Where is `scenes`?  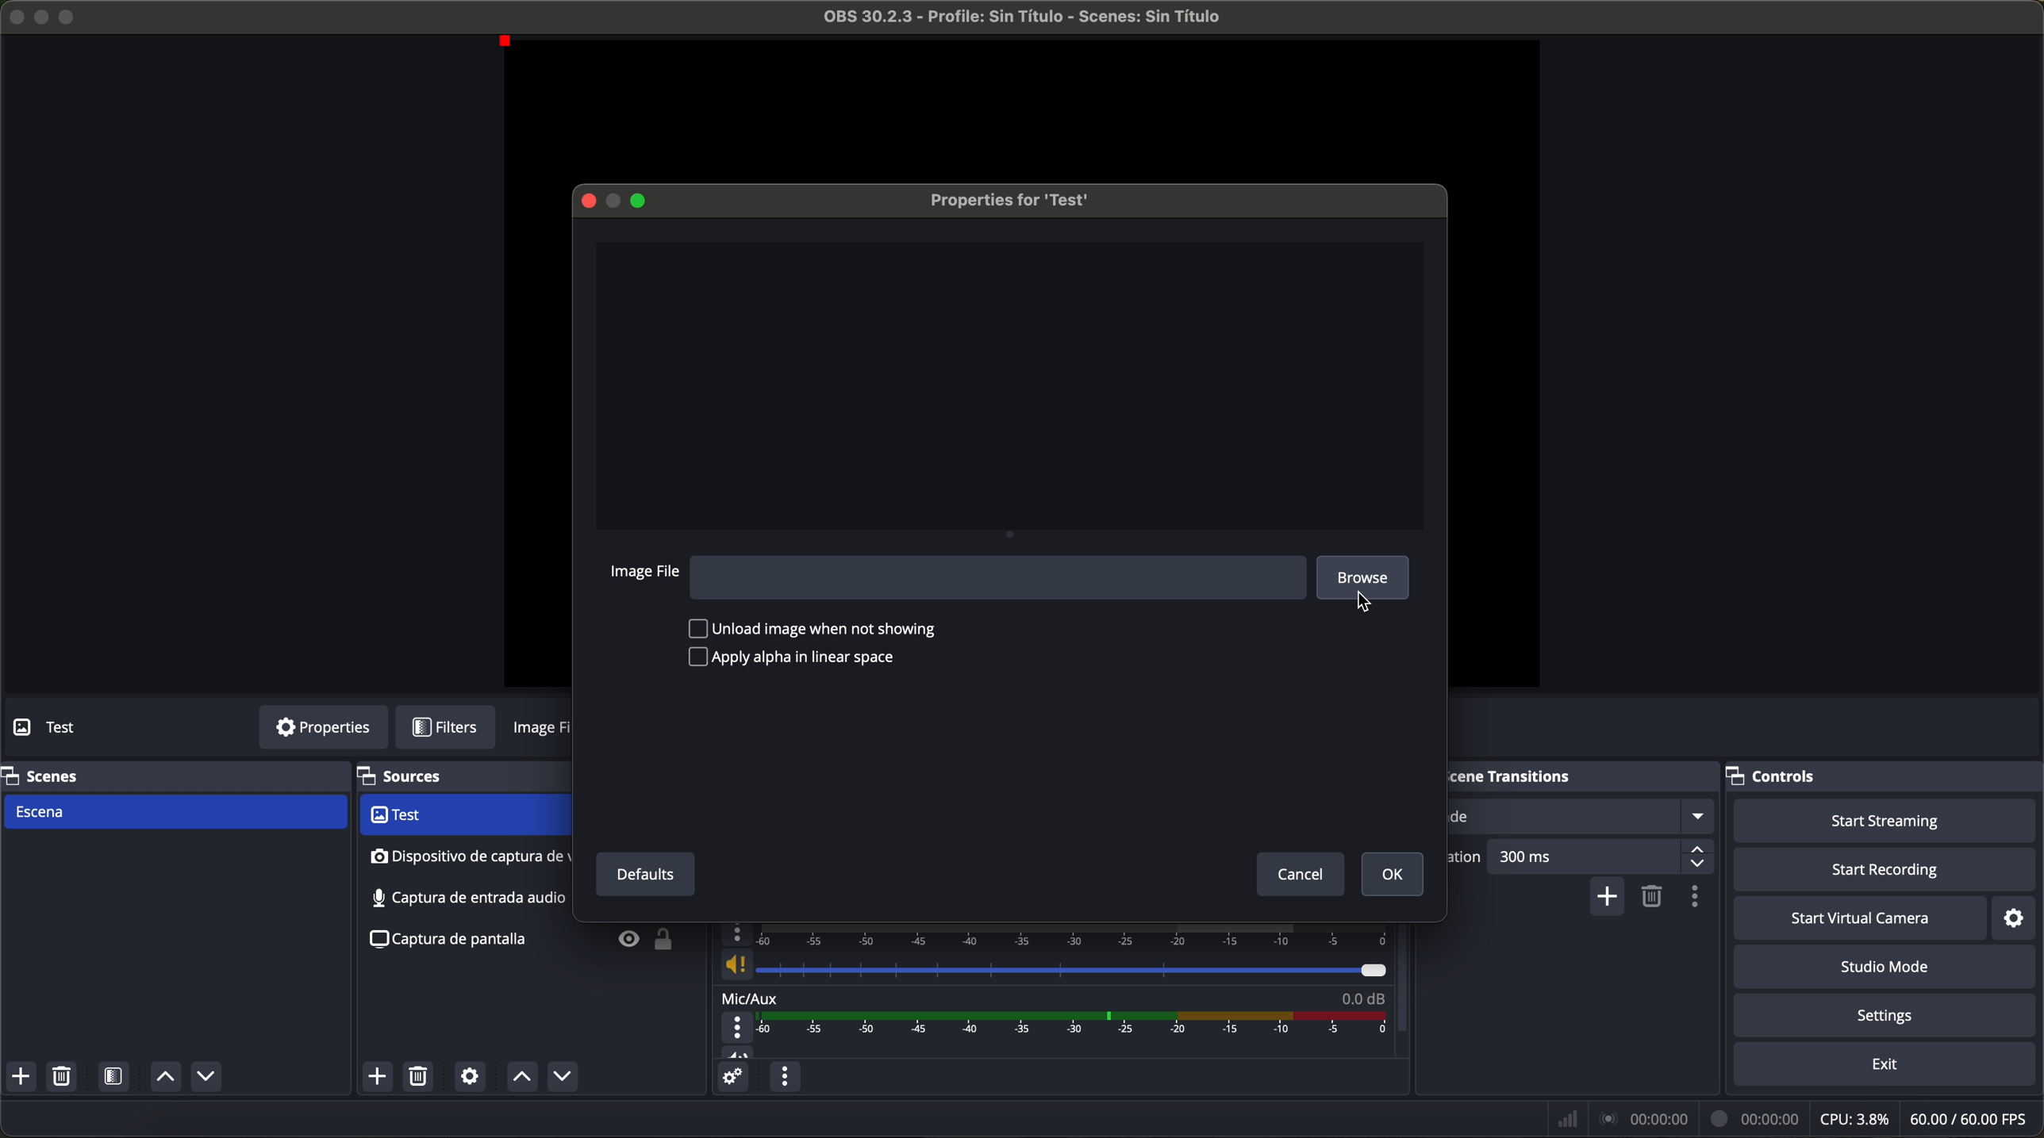
scenes is located at coordinates (44, 775).